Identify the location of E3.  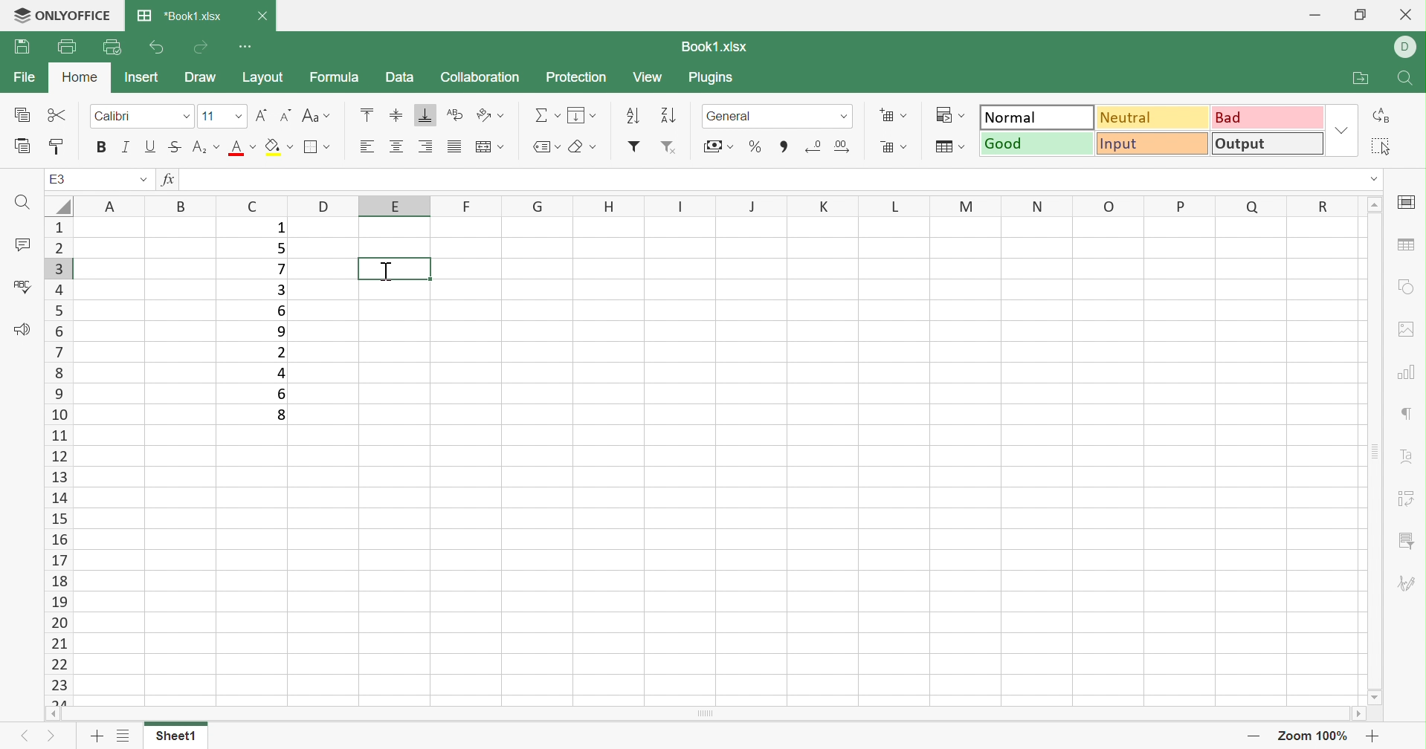
(57, 180).